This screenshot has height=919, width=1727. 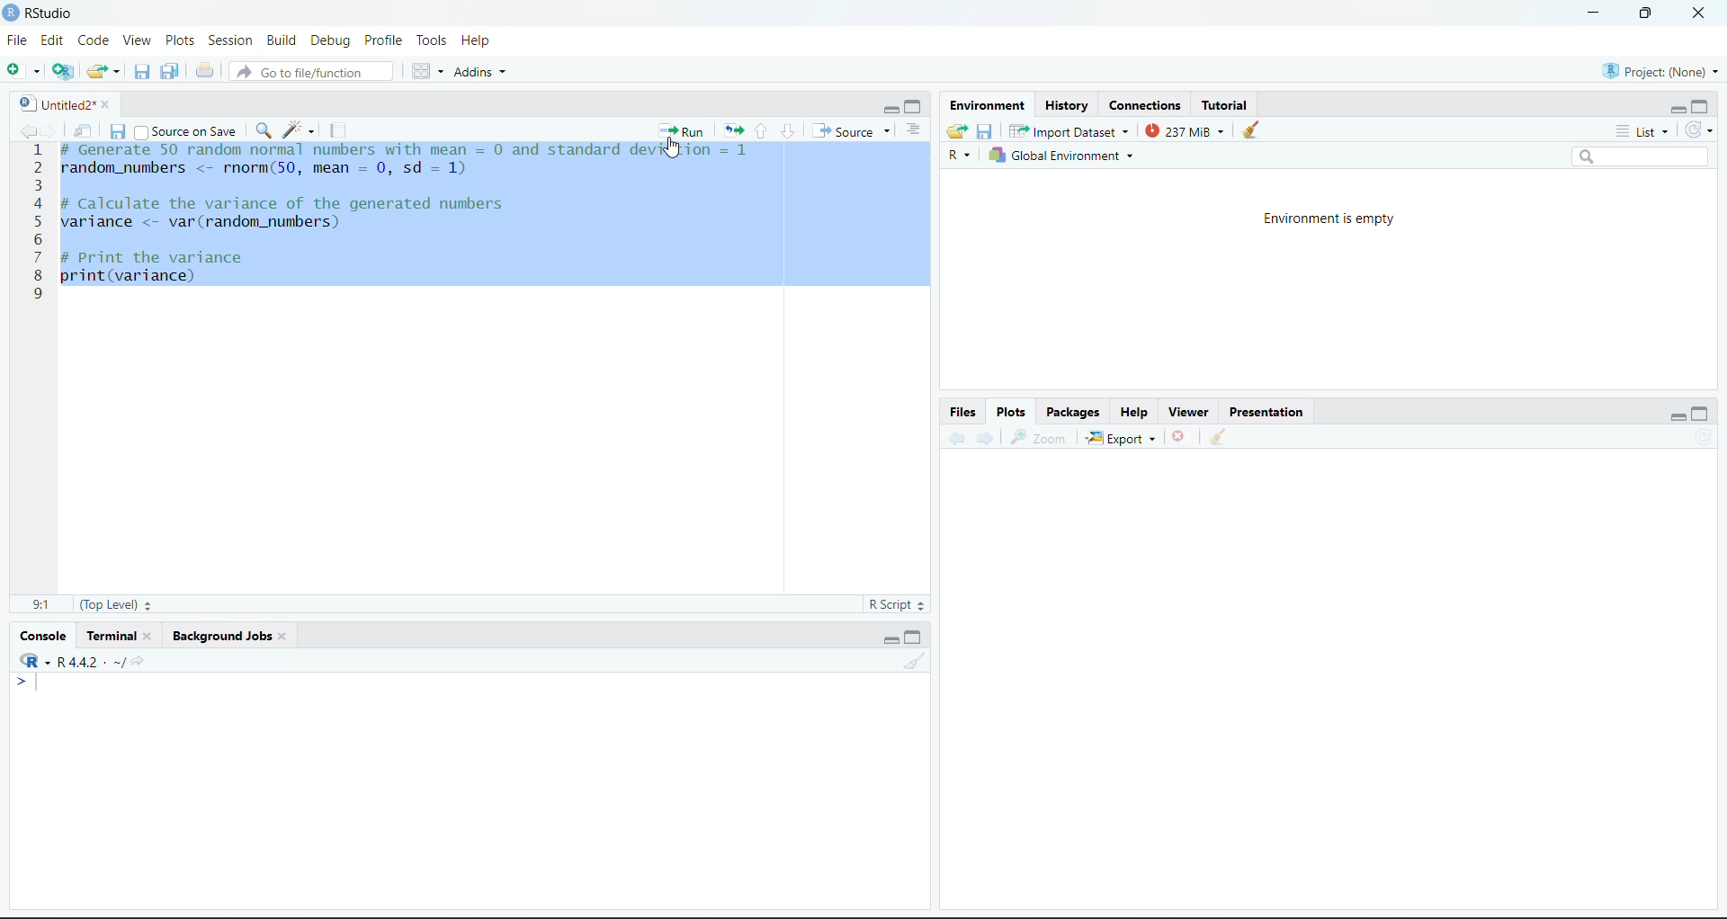 I want to click on back, so click(x=25, y=130).